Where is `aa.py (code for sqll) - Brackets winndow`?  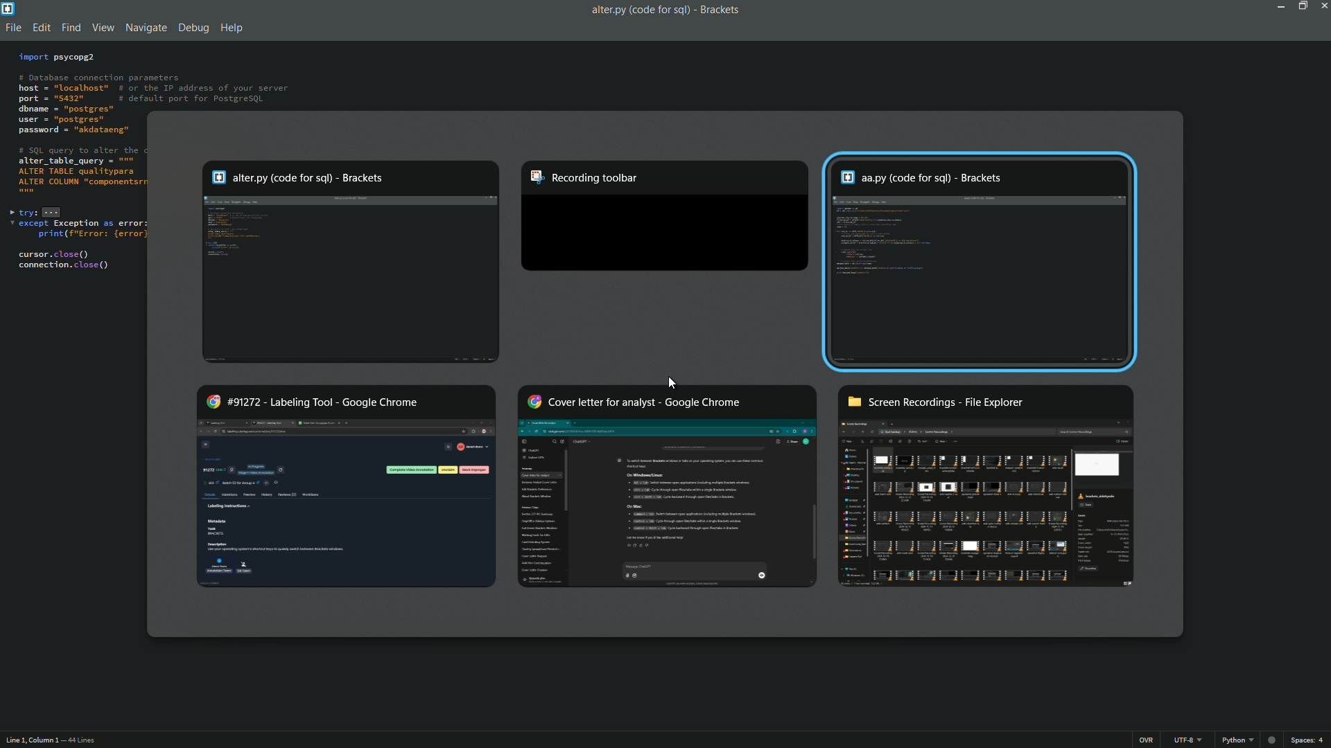 aa.py (code for sqll) - Brackets winndow is located at coordinates (985, 262).